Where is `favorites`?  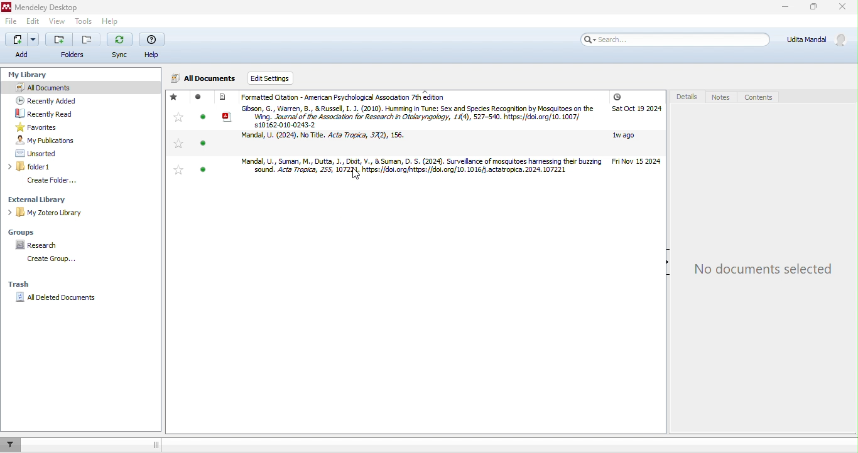
favorites is located at coordinates (176, 134).